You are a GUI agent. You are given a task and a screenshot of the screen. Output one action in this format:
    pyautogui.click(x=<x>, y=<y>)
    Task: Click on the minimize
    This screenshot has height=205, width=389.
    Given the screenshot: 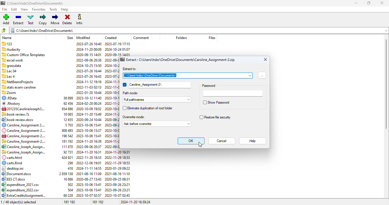 What is the action you would take?
    pyautogui.click(x=356, y=3)
    